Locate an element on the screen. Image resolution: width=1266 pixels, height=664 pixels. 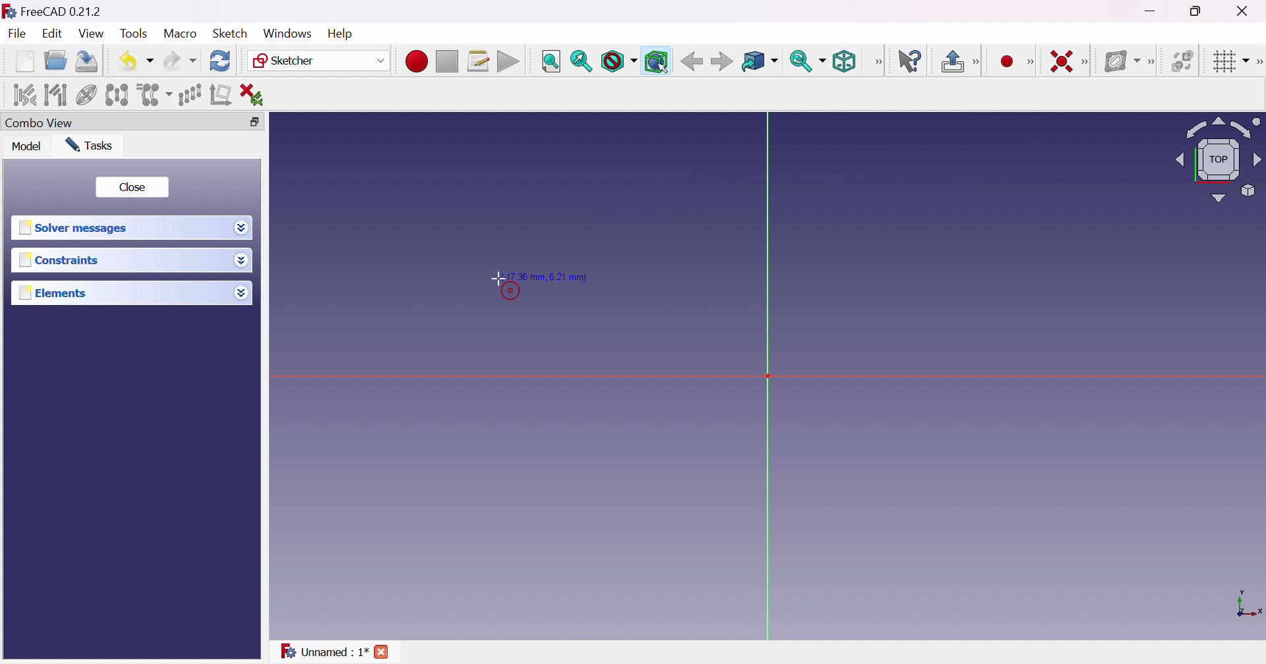
Close is located at coordinates (1249, 11).